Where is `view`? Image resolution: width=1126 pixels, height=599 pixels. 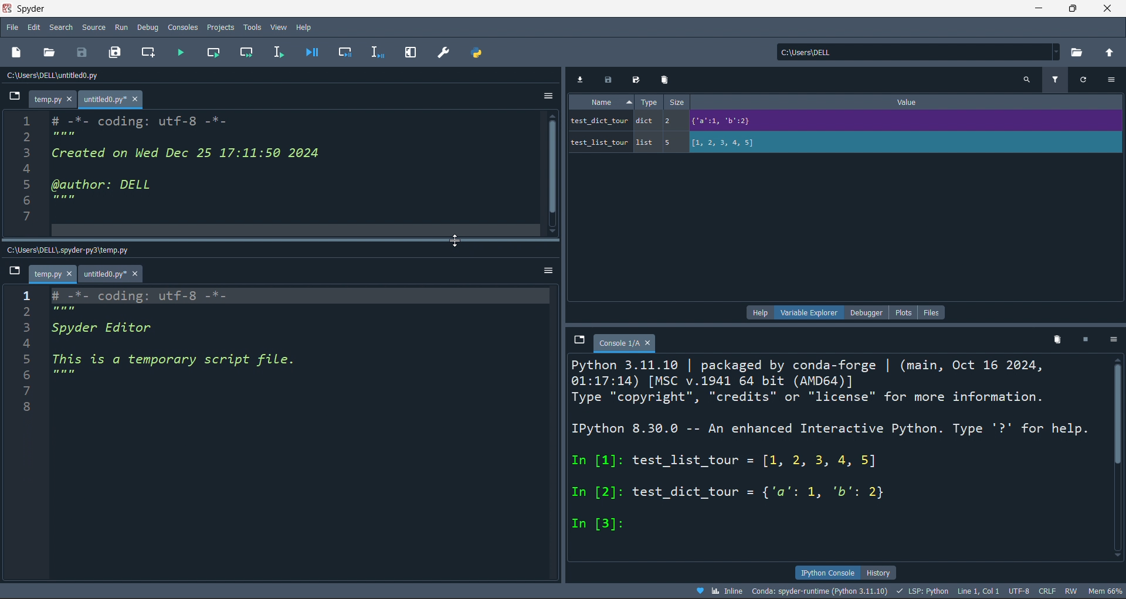
view is located at coordinates (276, 26).